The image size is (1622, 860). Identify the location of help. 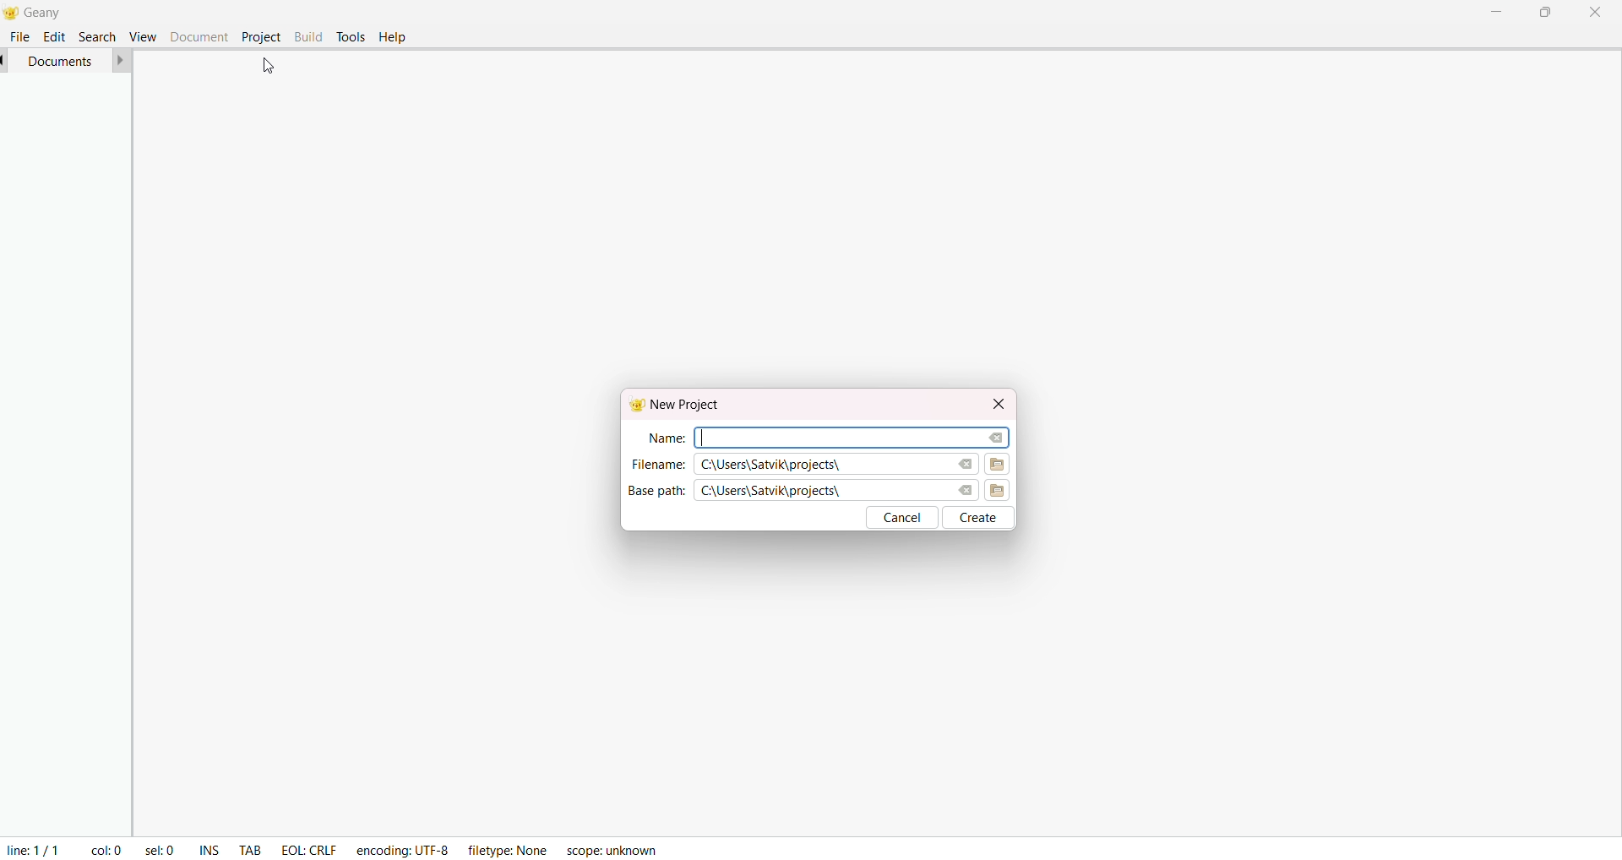
(394, 38).